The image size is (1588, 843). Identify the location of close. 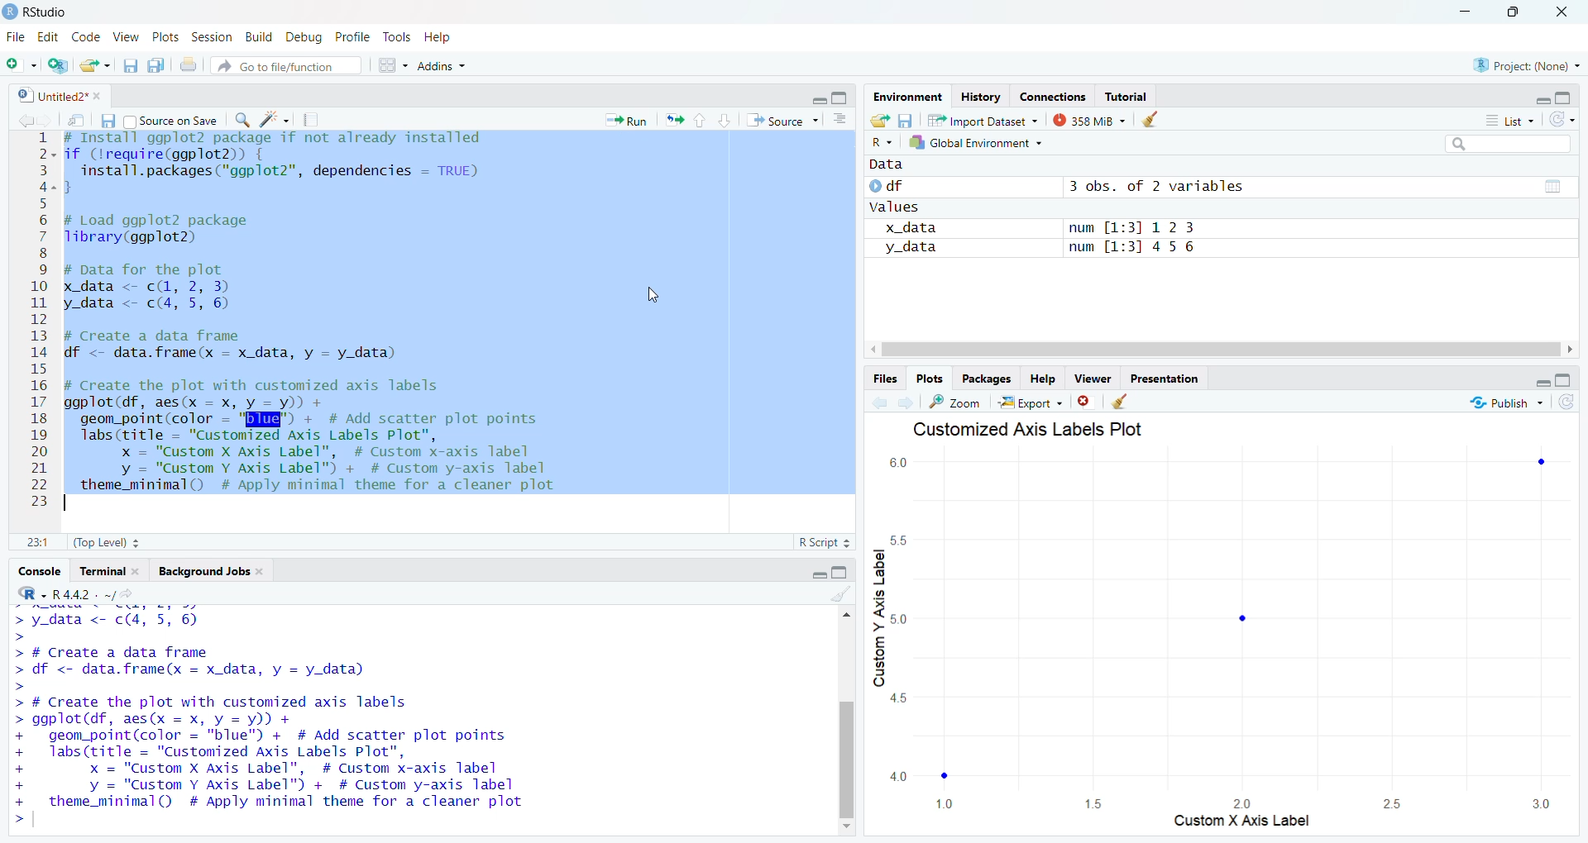
(1088, 404).